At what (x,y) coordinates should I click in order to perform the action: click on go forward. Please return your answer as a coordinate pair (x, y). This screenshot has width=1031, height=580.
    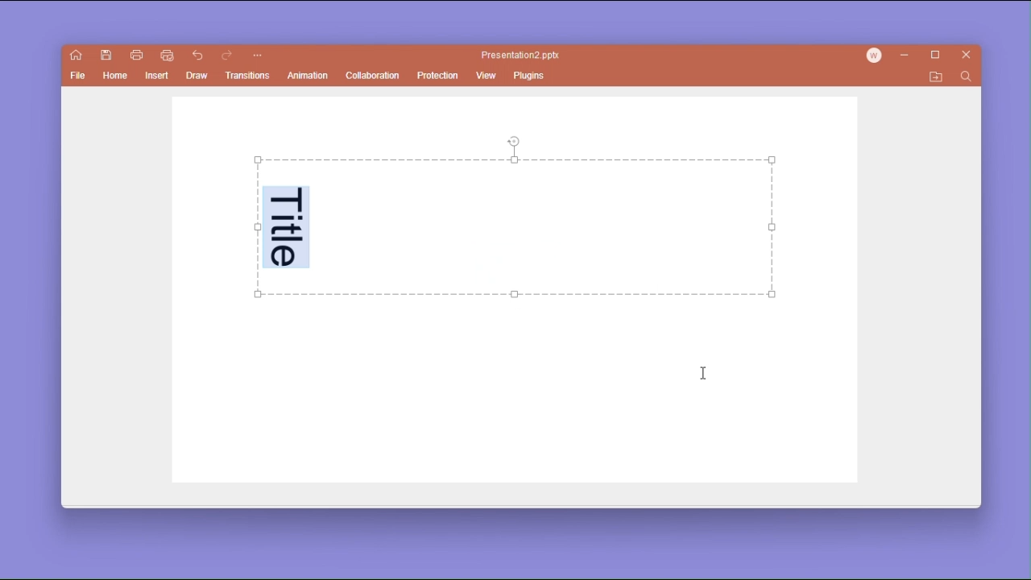
    Looking at the image, I should click on (227, 56).